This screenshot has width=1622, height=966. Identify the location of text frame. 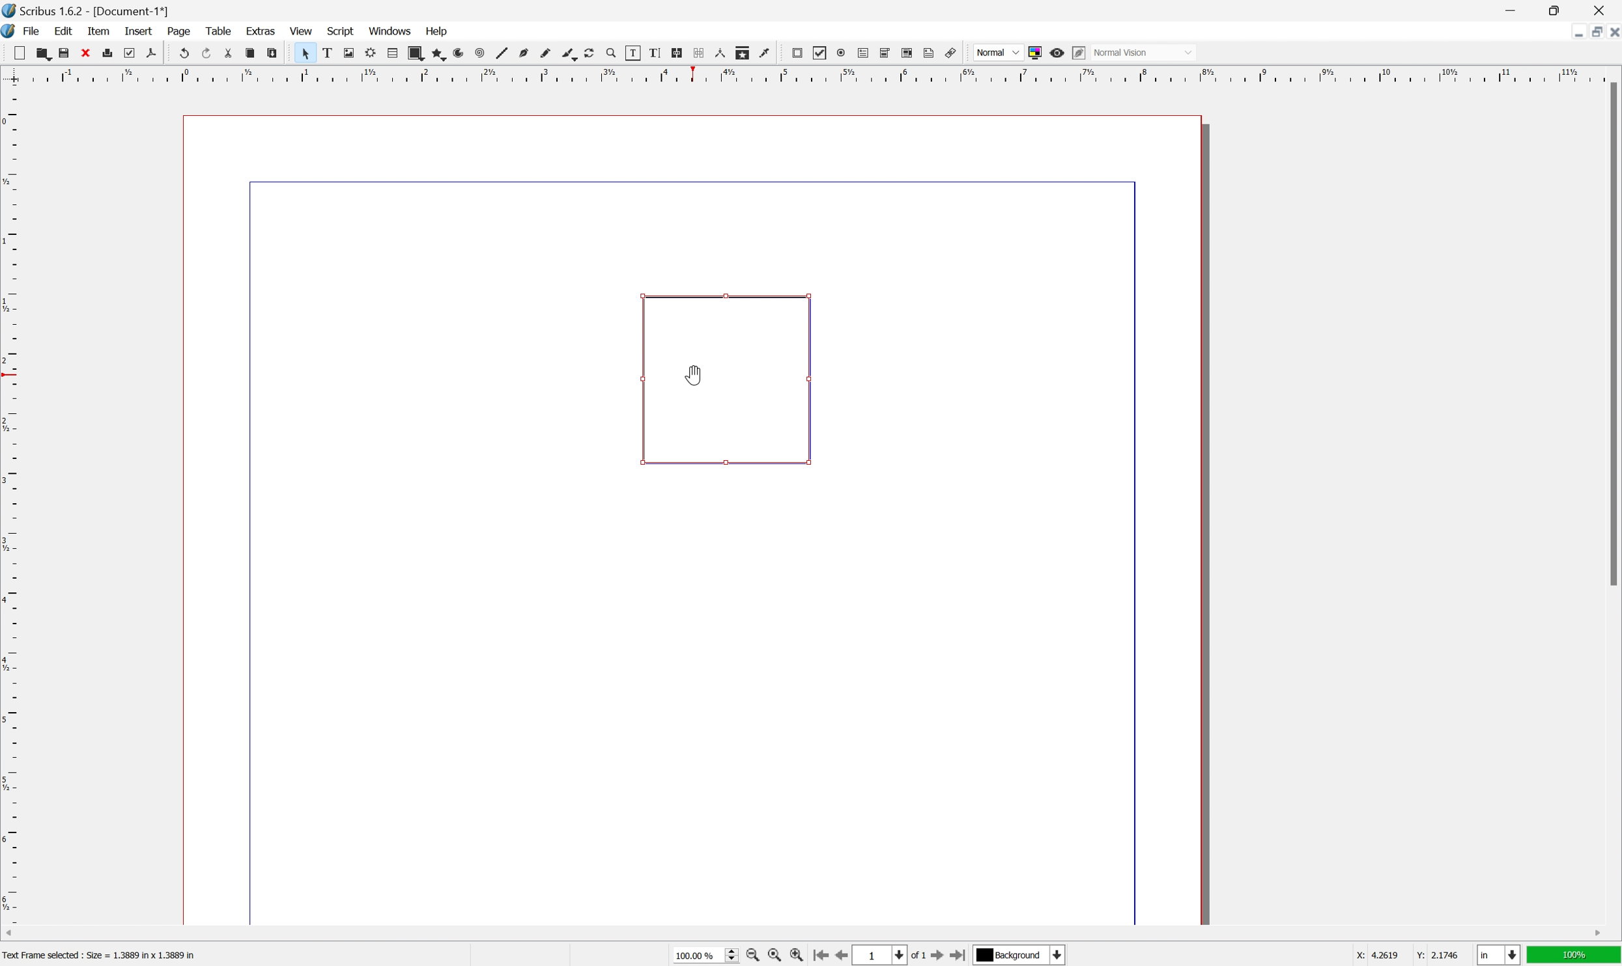
(326, 53).